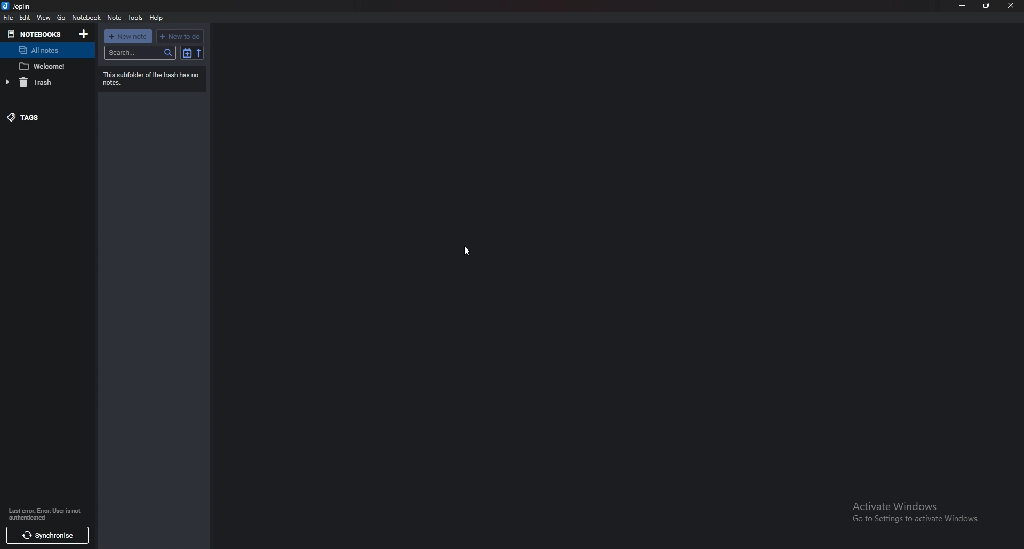 Image resolution: width=1024 pixels, height=549 pixels. What do you see at coordinates (986, 6) in the screenshot?
I see `resize` at bounding box center [986, 6].